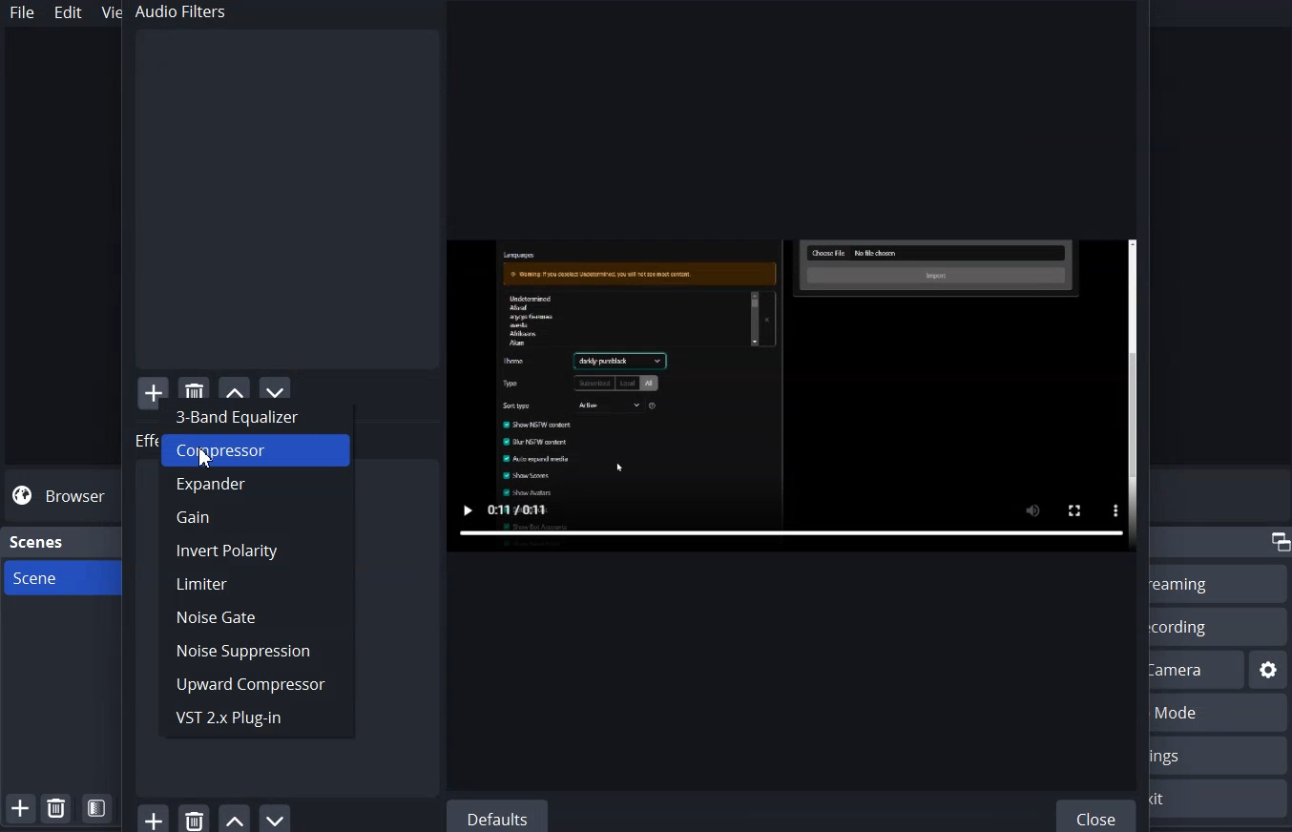 The image size is (1292, 832). I want to click on Open Scene Filter, so click(96, 808).